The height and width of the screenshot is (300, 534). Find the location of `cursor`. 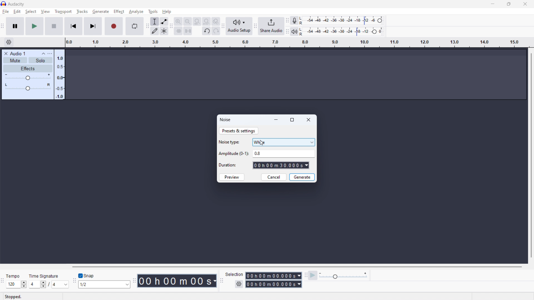

cursor is located at coordinates (262, 144).